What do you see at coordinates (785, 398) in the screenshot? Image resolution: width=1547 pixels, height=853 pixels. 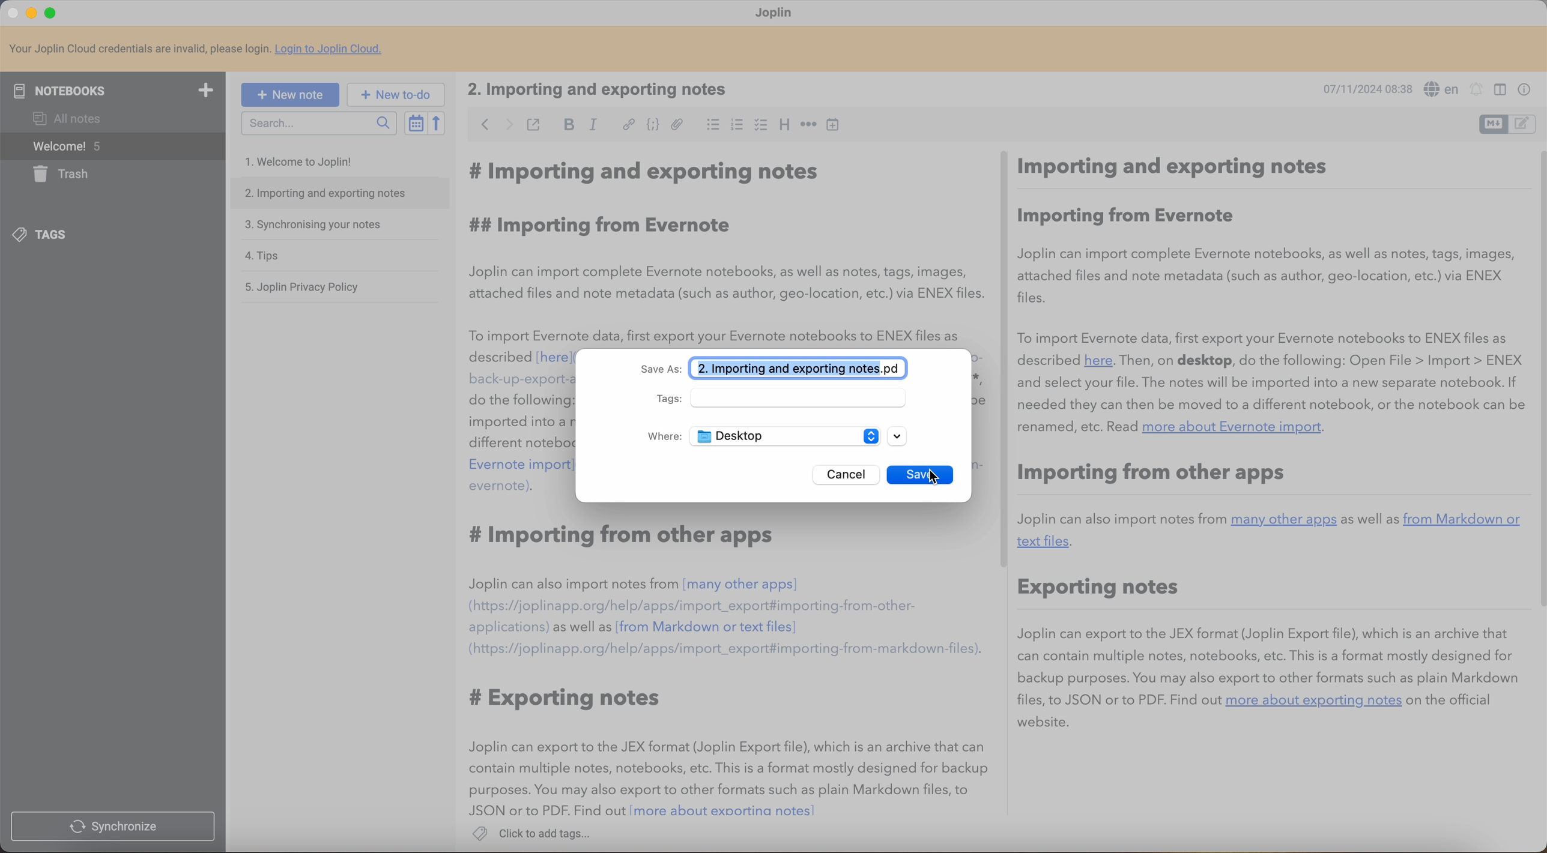 I see `tags` at bounding box center [785, 398].